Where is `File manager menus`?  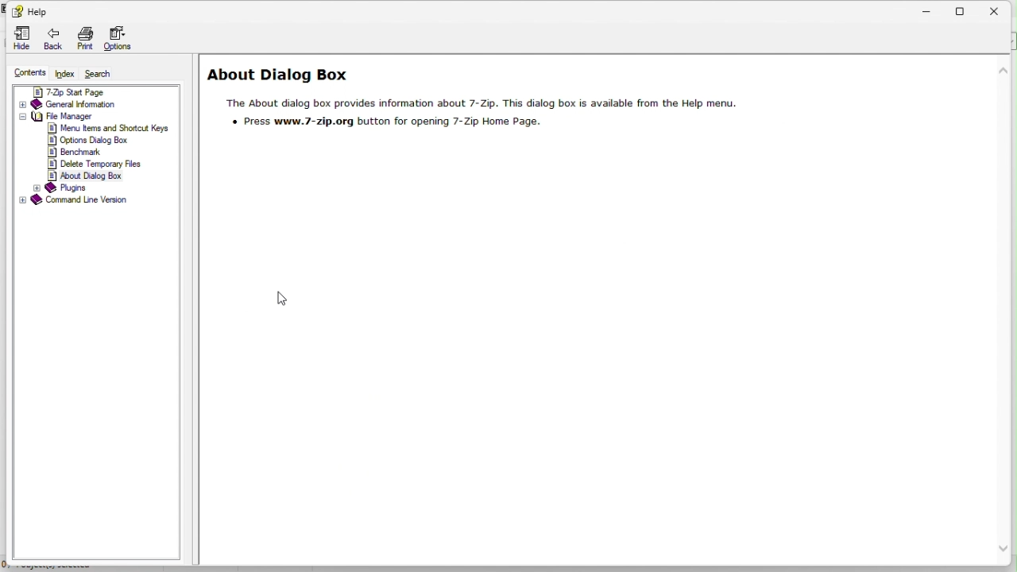
File manager menus is located at coordinates (64, 116).